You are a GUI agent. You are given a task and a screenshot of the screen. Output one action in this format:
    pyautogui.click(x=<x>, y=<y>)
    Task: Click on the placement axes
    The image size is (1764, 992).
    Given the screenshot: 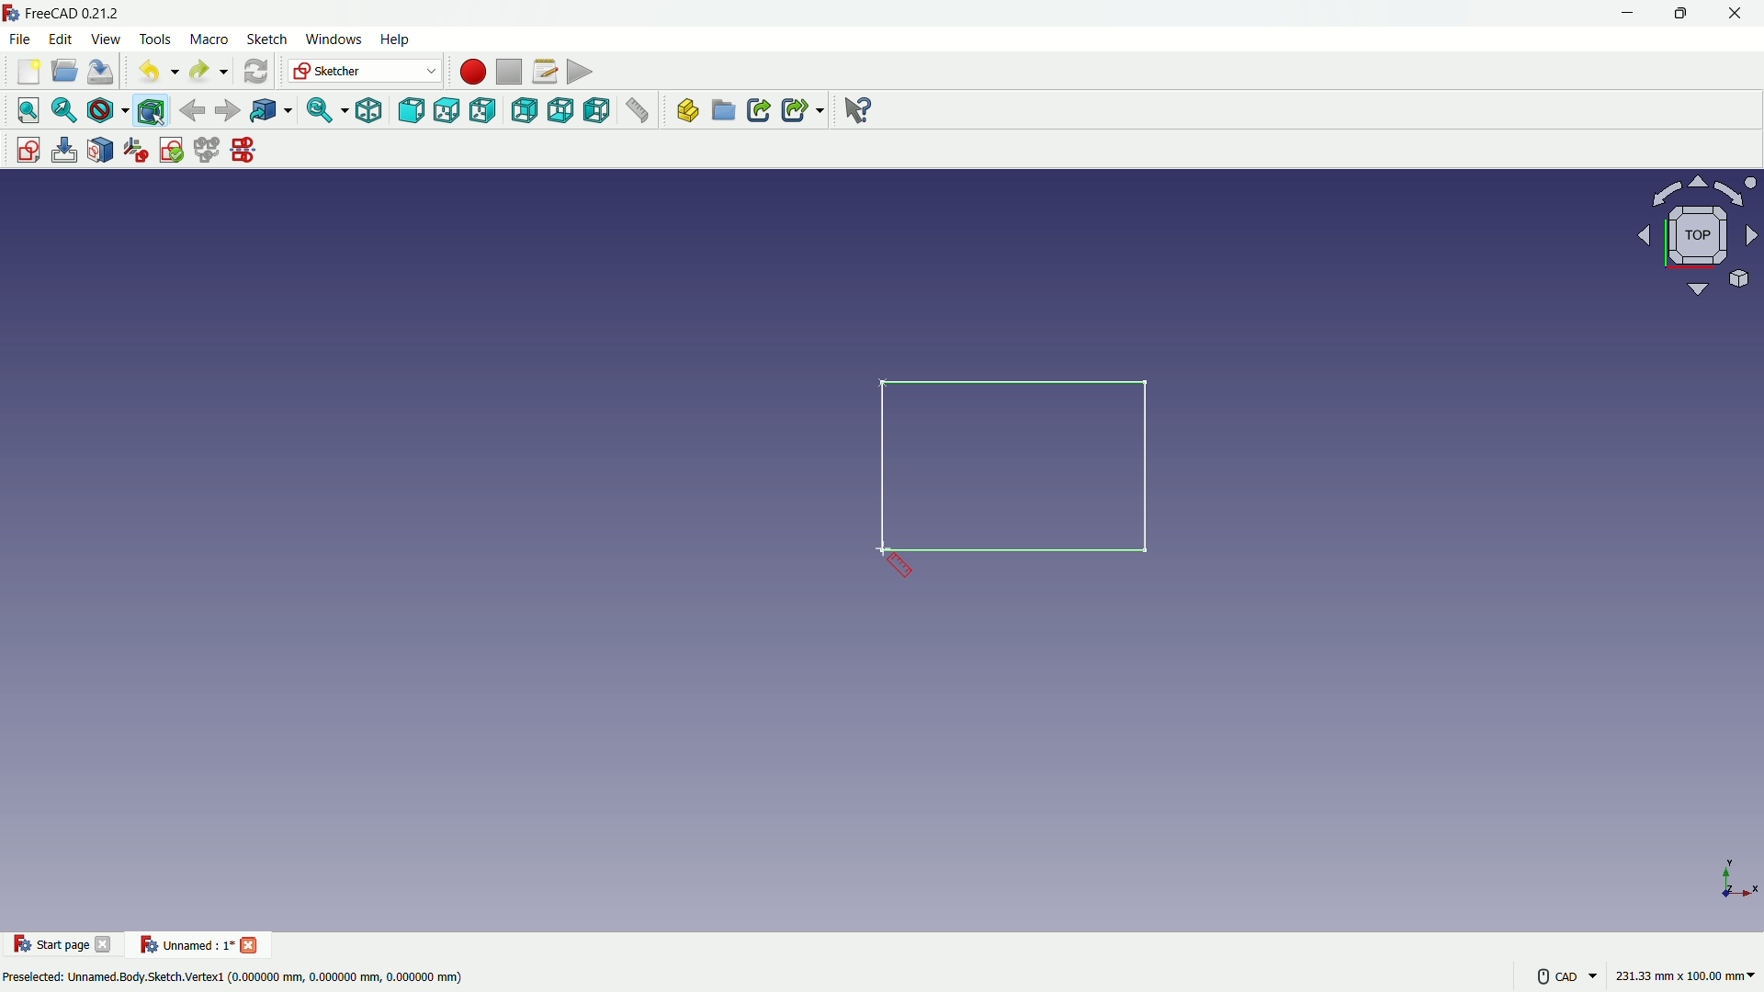 What is the action you would take?
    pyautogui.click(x=1736, y=878)
    